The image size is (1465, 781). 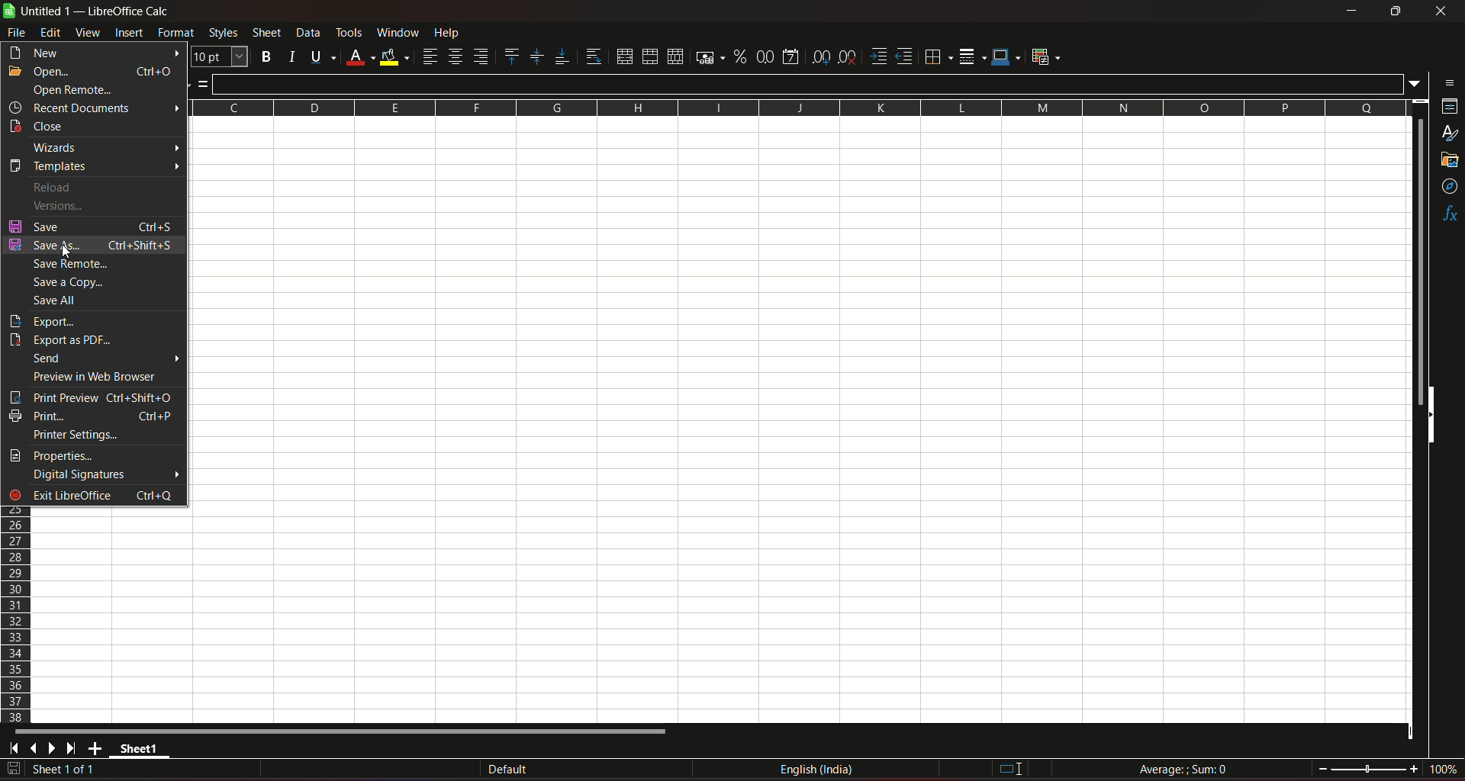 I want to click on Format, so click(x=175, y=34).